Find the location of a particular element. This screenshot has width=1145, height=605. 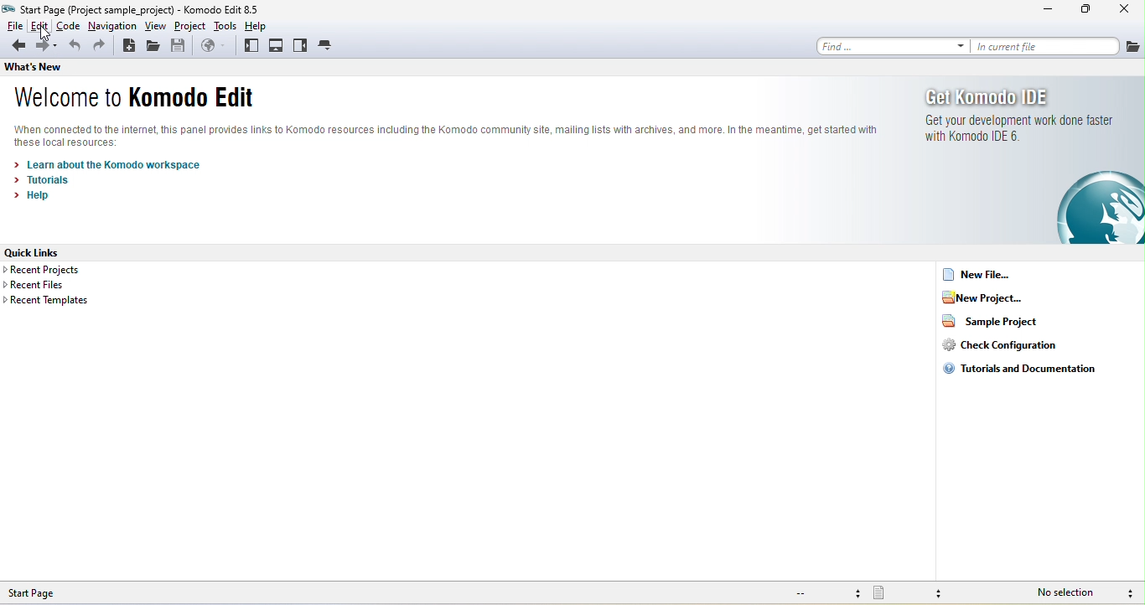

learn about the komodo workspace is located at coordinates (107, 166).